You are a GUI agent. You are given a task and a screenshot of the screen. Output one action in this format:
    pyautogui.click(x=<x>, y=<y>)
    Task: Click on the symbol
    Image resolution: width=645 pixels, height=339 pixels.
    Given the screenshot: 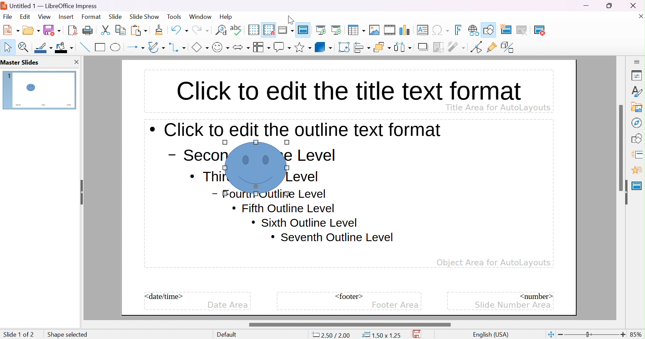 What is the action you would take?
    pyautogui.click(x=256, y=167)
    